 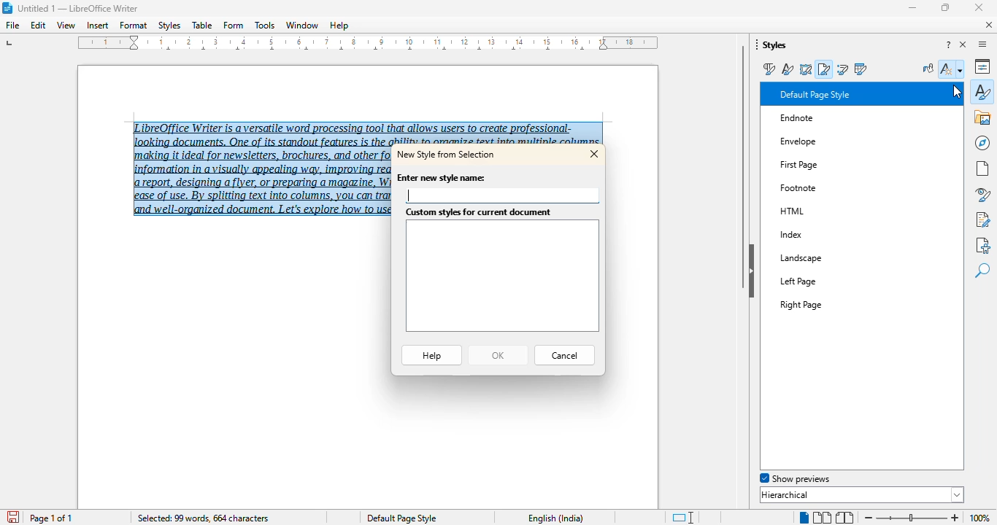 I want to click on manage changes, so click(x=982, y=219).